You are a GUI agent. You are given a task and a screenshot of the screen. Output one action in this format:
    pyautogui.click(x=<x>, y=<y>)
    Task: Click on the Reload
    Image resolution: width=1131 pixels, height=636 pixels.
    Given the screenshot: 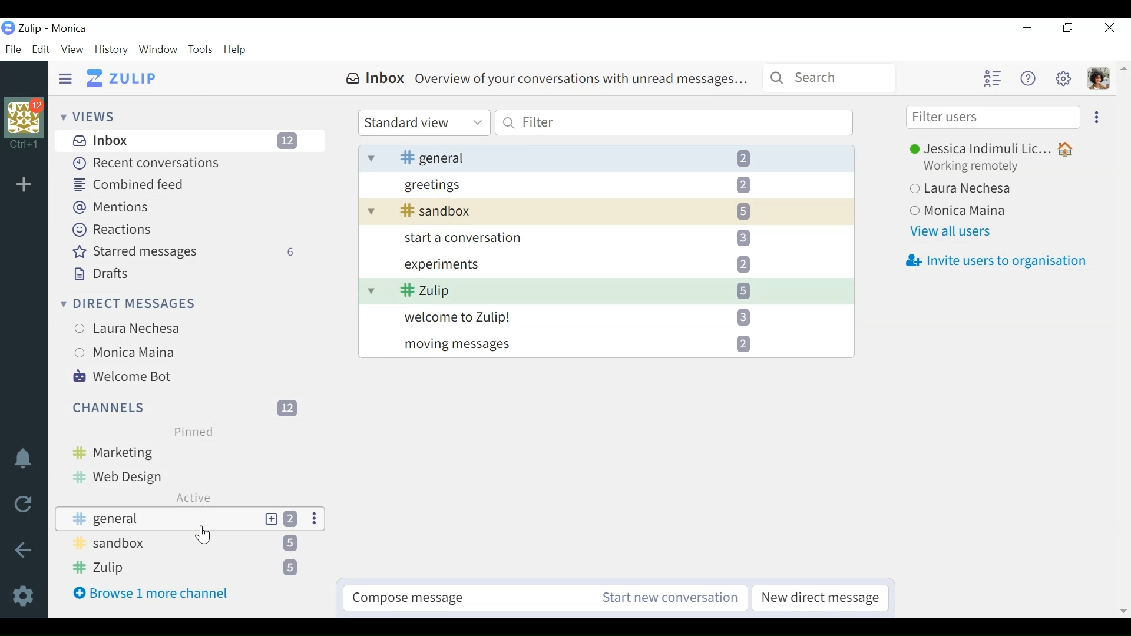 What is the action you would take?
    pyautogui.click(x=27, y=505)
    